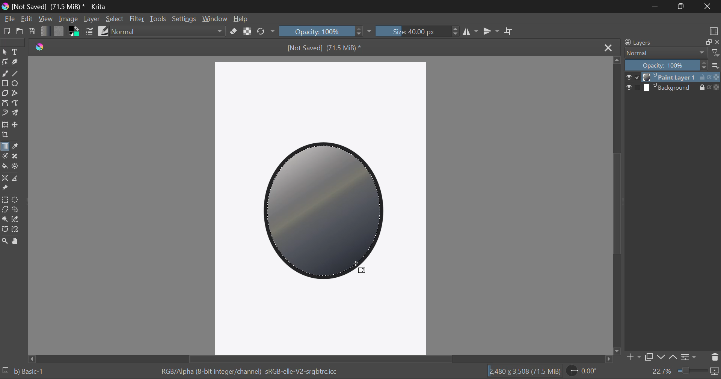 The image size is (721, 379). Describe the element at coordinates (59, 7) in the screenshot. I see `[Not Saved] (71.5 MiB) * - Krita` at that location.